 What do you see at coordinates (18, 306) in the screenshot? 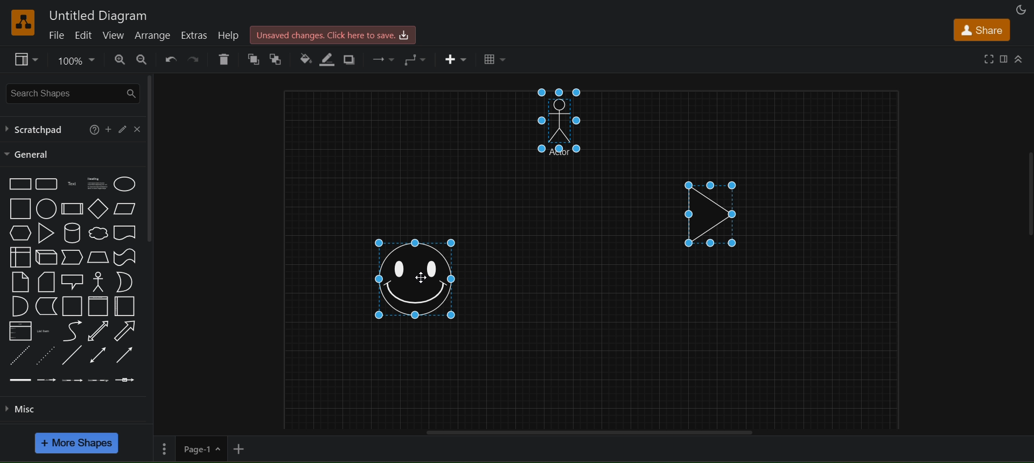
I see `and` at bounding box center [18, 306].